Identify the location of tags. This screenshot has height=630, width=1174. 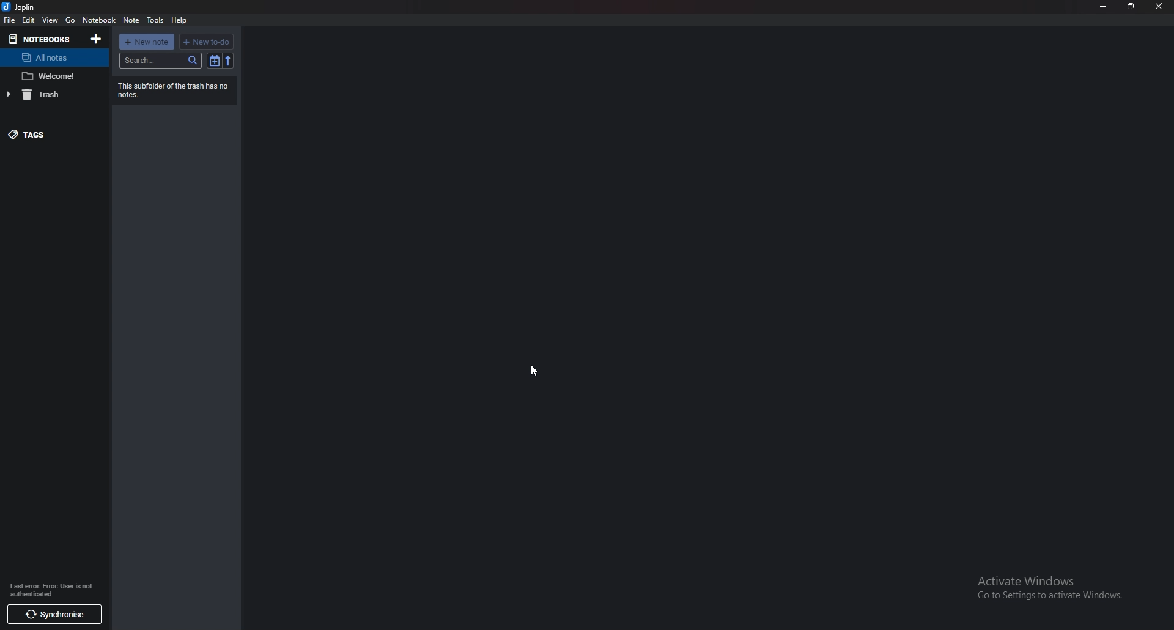
(53, 135).